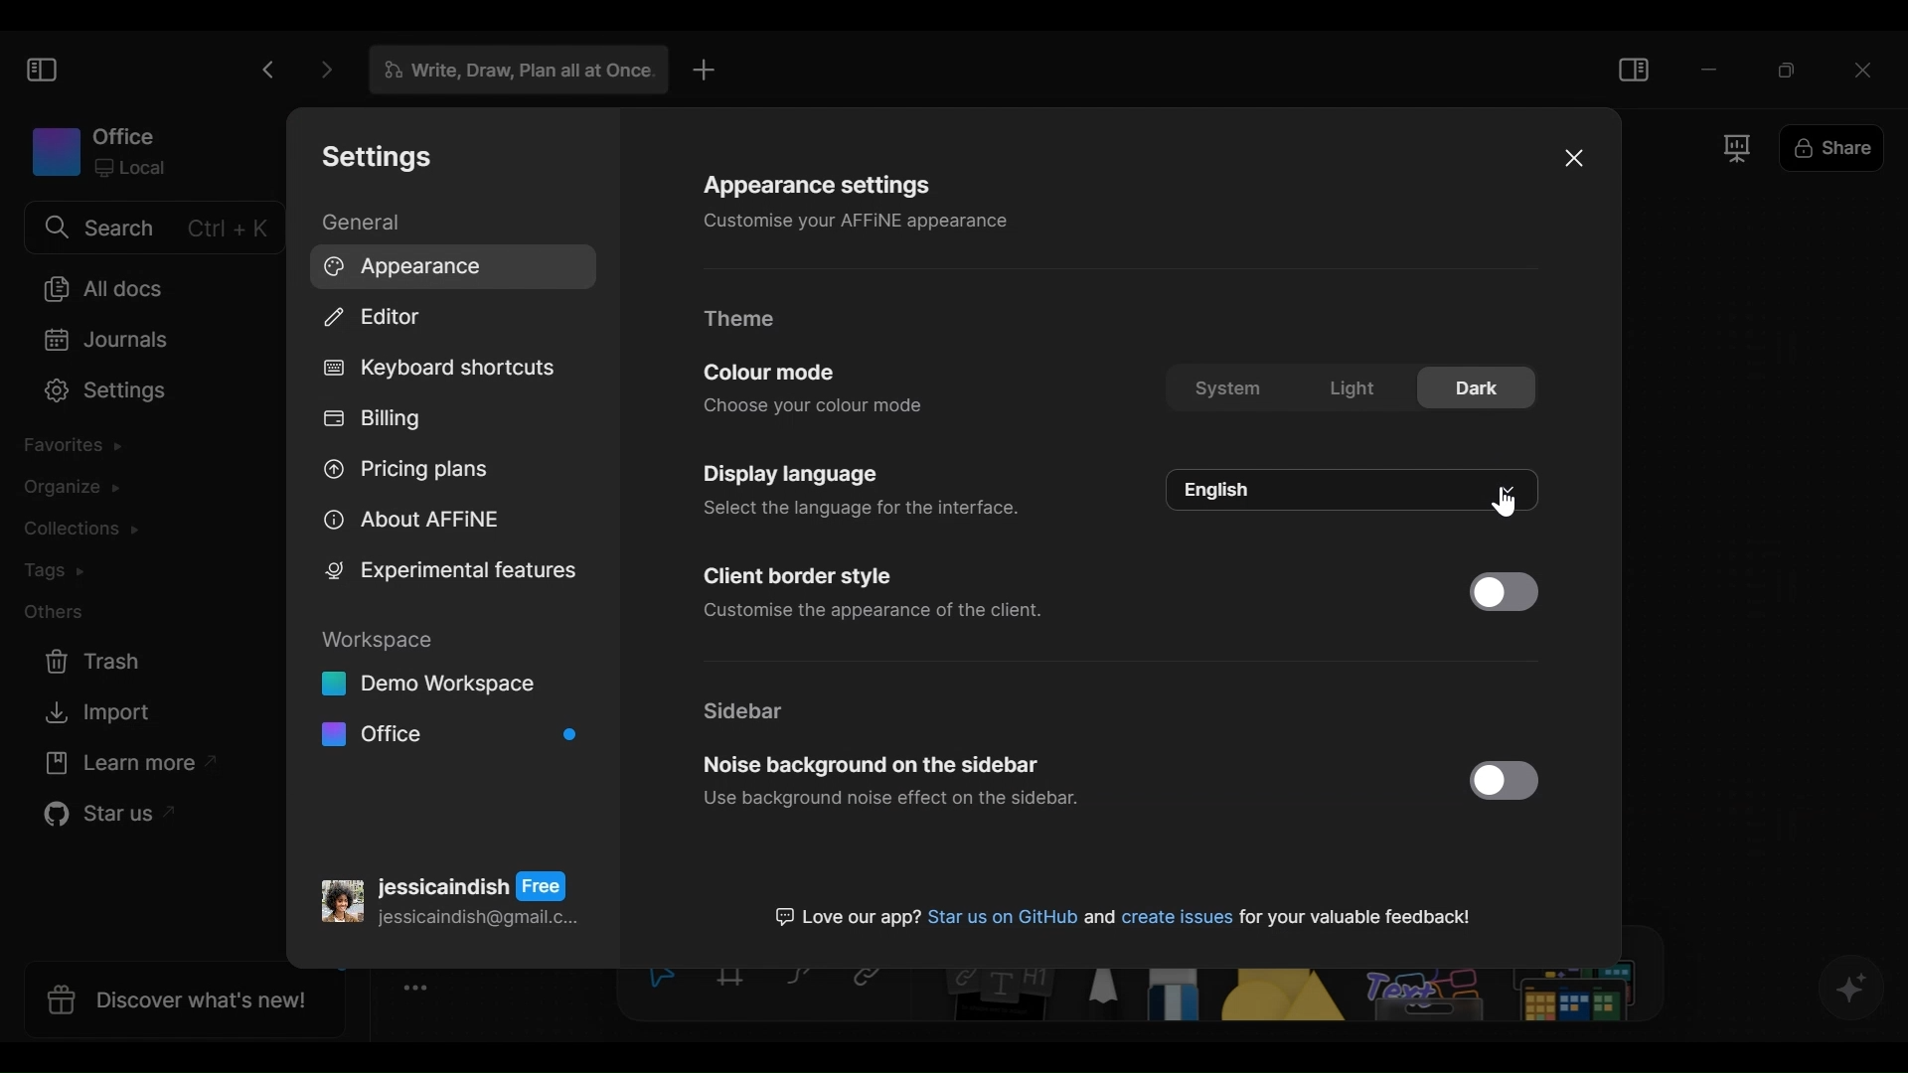 The image size is (1908, 1073). What do you see at coordinates (105, 818) in the screenshot?
I see `Star us` at bounding box center [105, 818].